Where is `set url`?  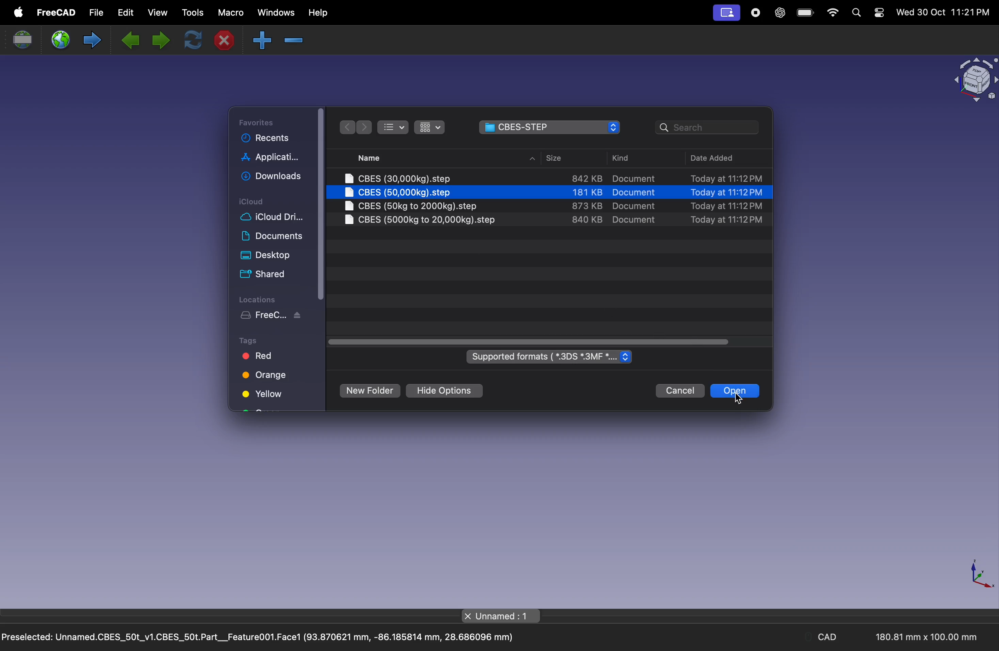 set url is located at coordinates (22, 40).